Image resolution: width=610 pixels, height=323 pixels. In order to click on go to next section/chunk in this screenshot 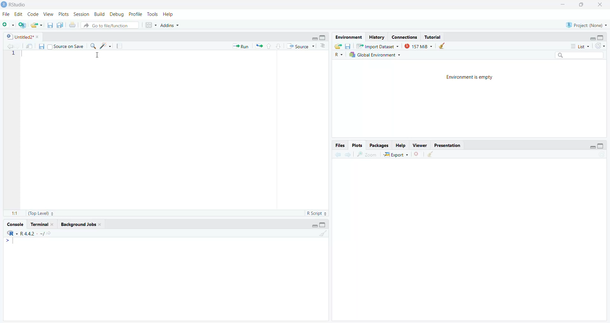, I will do `click(278, 47)`.